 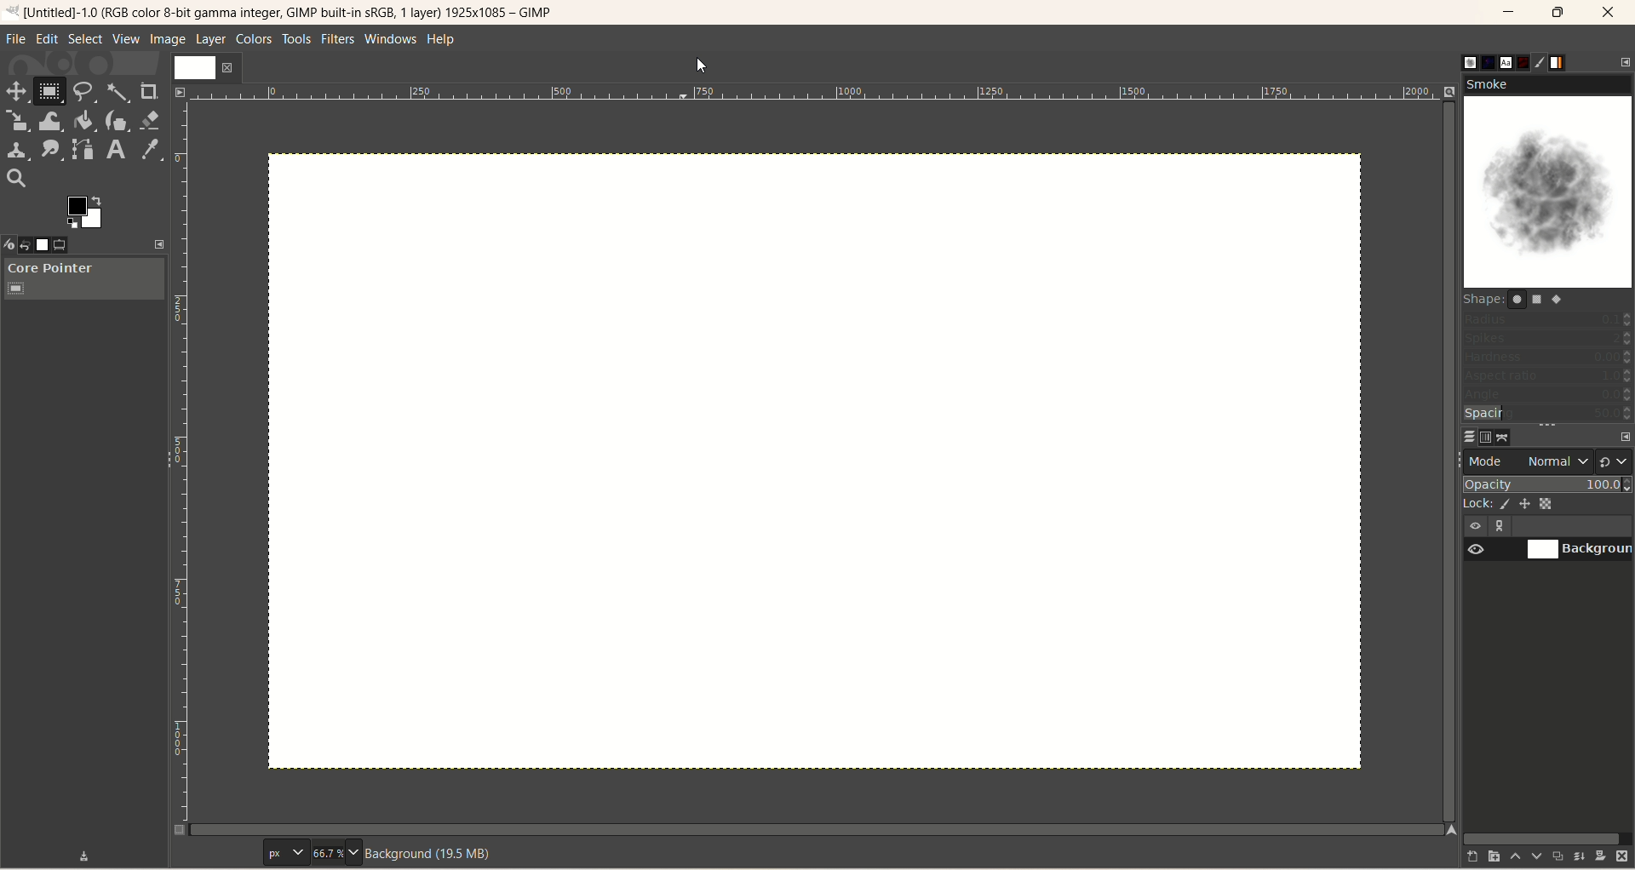 I want to click on font, so click(x=1502, y=61).